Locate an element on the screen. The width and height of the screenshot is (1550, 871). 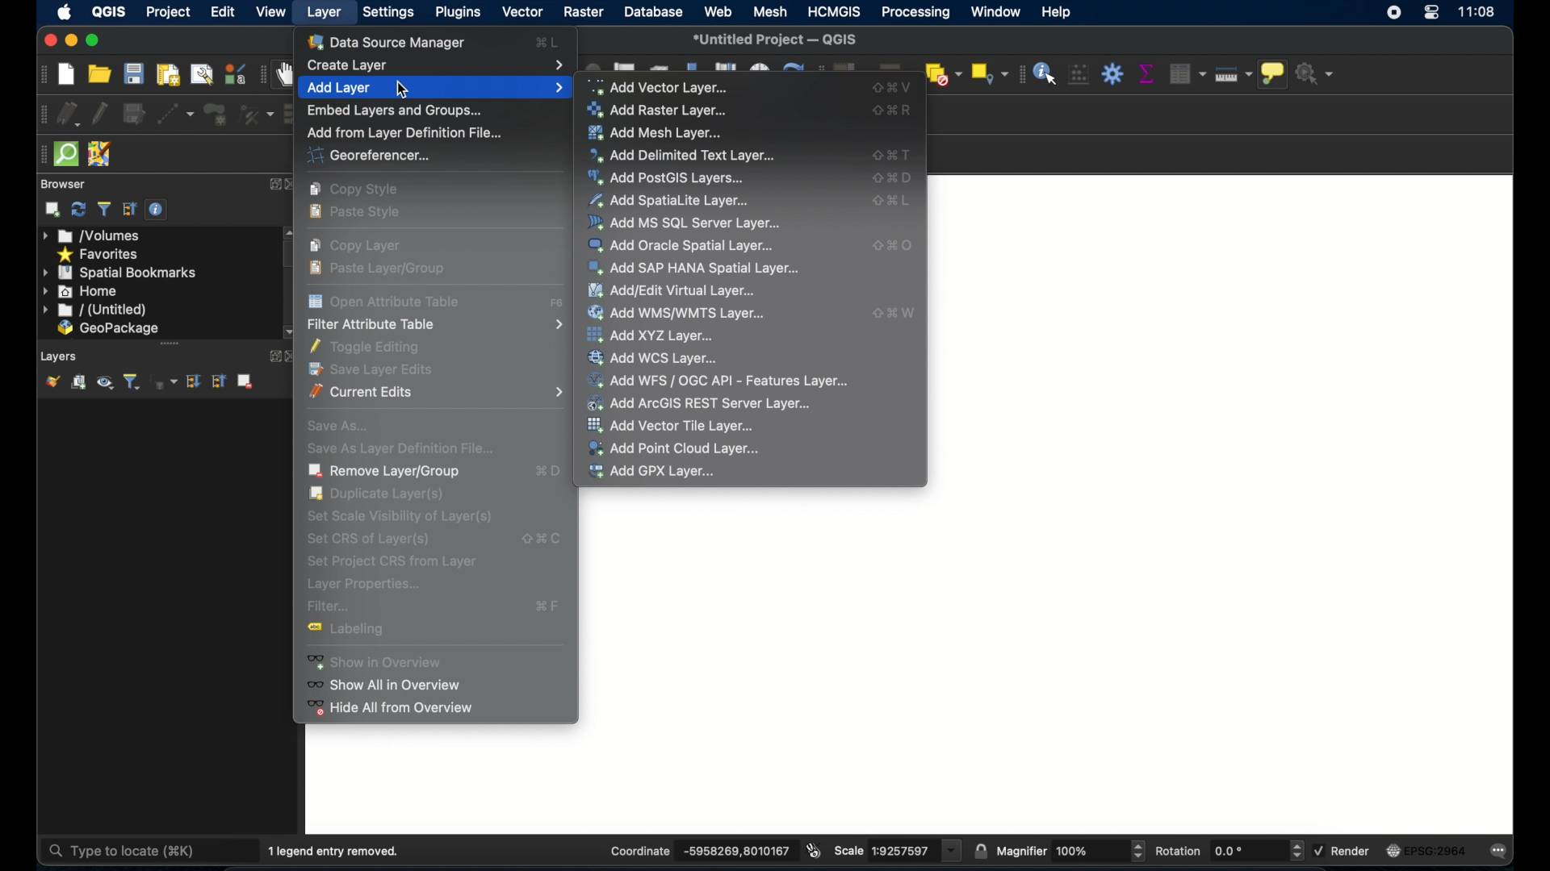
add polygon feature is located at coordinates (215, 115).